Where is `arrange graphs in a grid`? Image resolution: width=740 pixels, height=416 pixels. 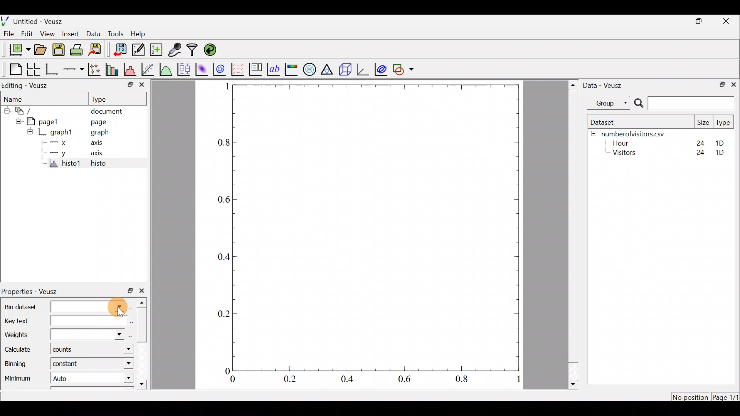
arrange graphs in a grid is located at coordinates (33, 69).